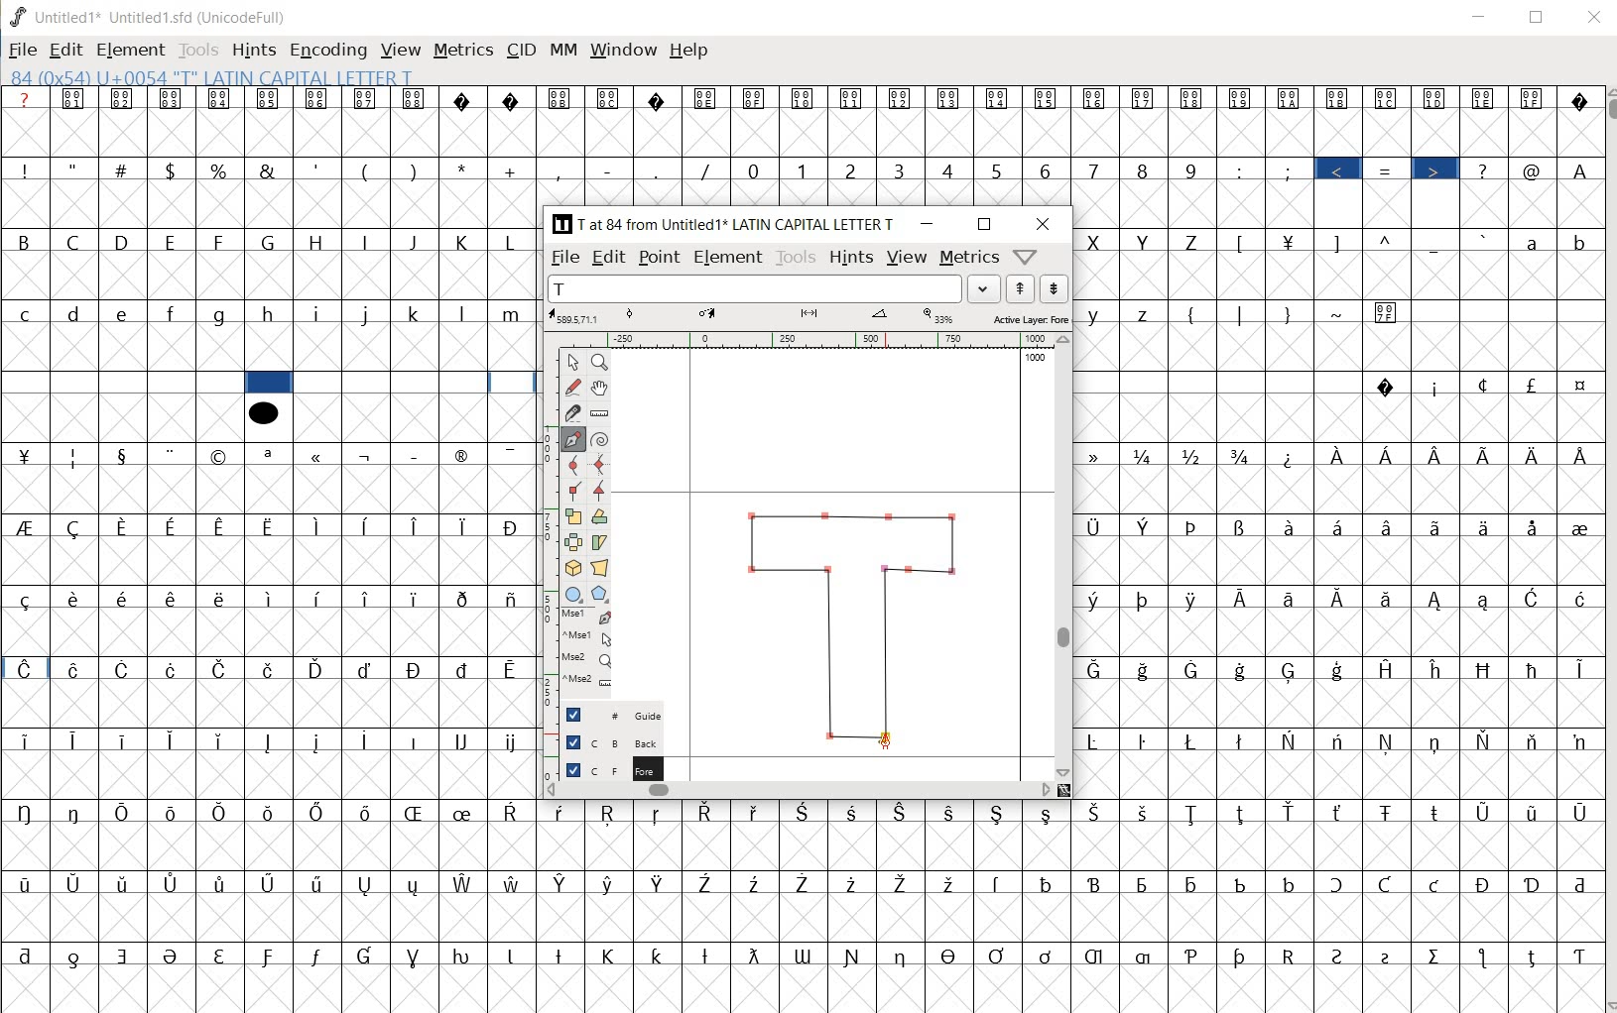 The height and width of the screenshot is (1013, 1617). I want to click on Symbol, so click(464, 812).